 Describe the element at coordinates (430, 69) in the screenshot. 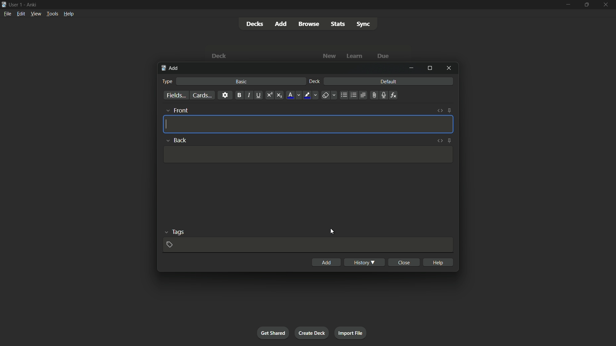

I see `maximize` at that location.